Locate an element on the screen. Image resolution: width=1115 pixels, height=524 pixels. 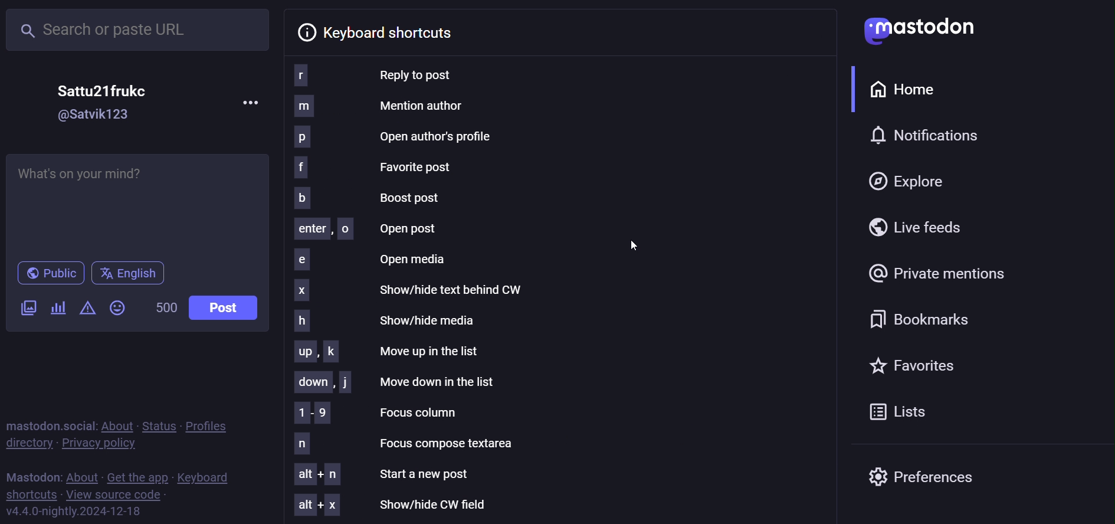
favorite post is located at coordinates (375, 168).